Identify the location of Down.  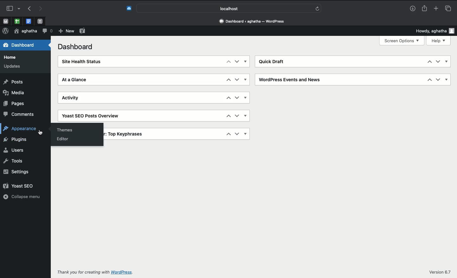
(237, 61).